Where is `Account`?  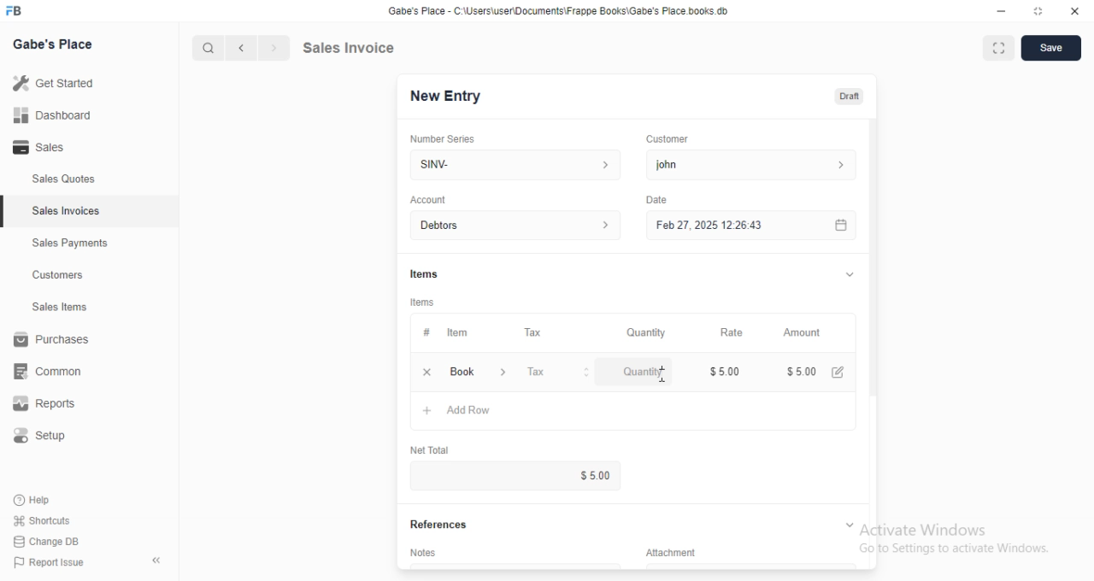 Account is located at coordinates (428, 199).